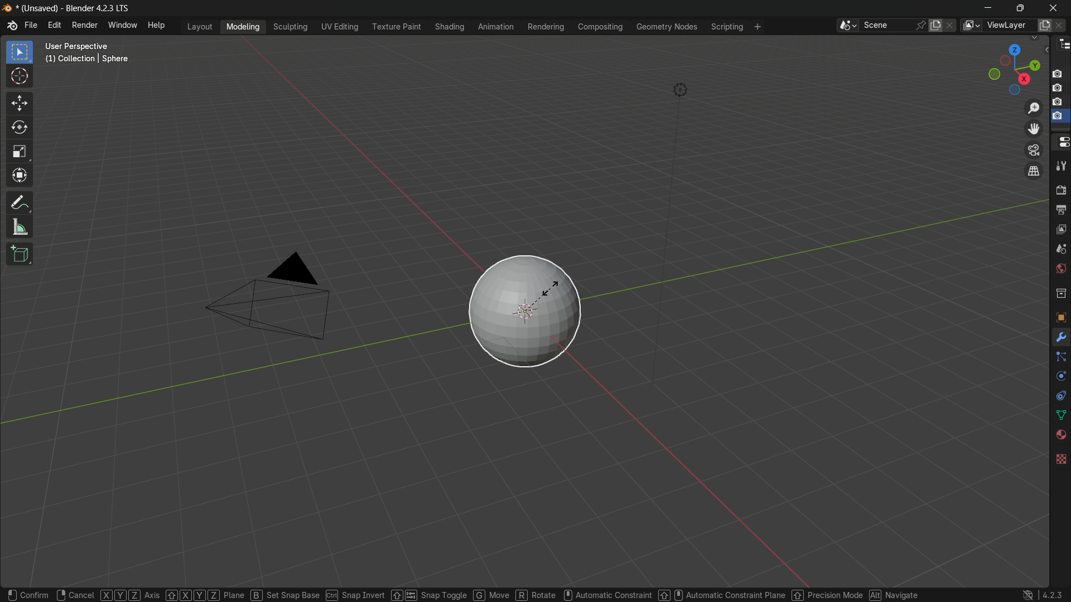  I want to click on Move, so click(498, 593).